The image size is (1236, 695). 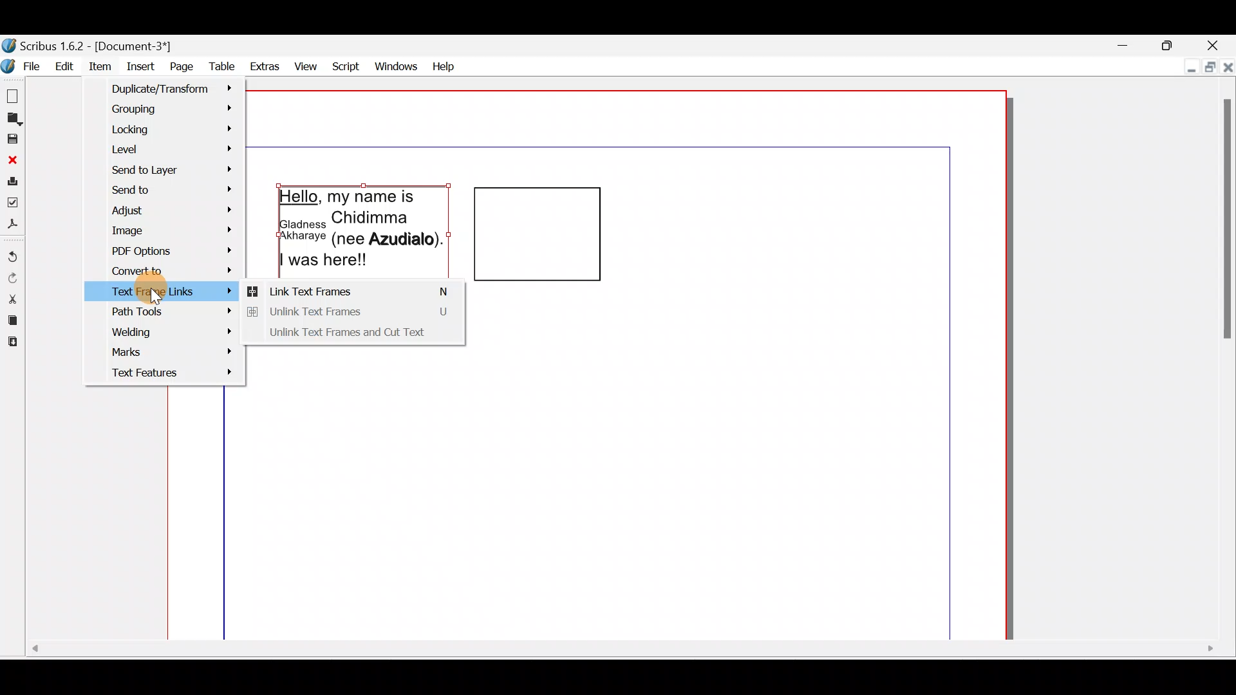 What do you see at coordinates (178, 66) in the screenshot?
I see `Page` at bounding box center [178, 66].